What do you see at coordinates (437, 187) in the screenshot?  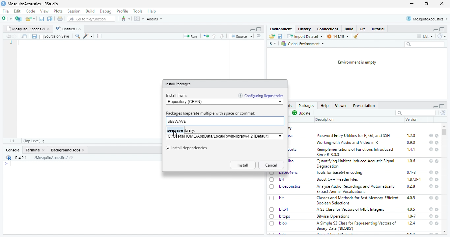 I see `close` at bounding box center [437, 187].